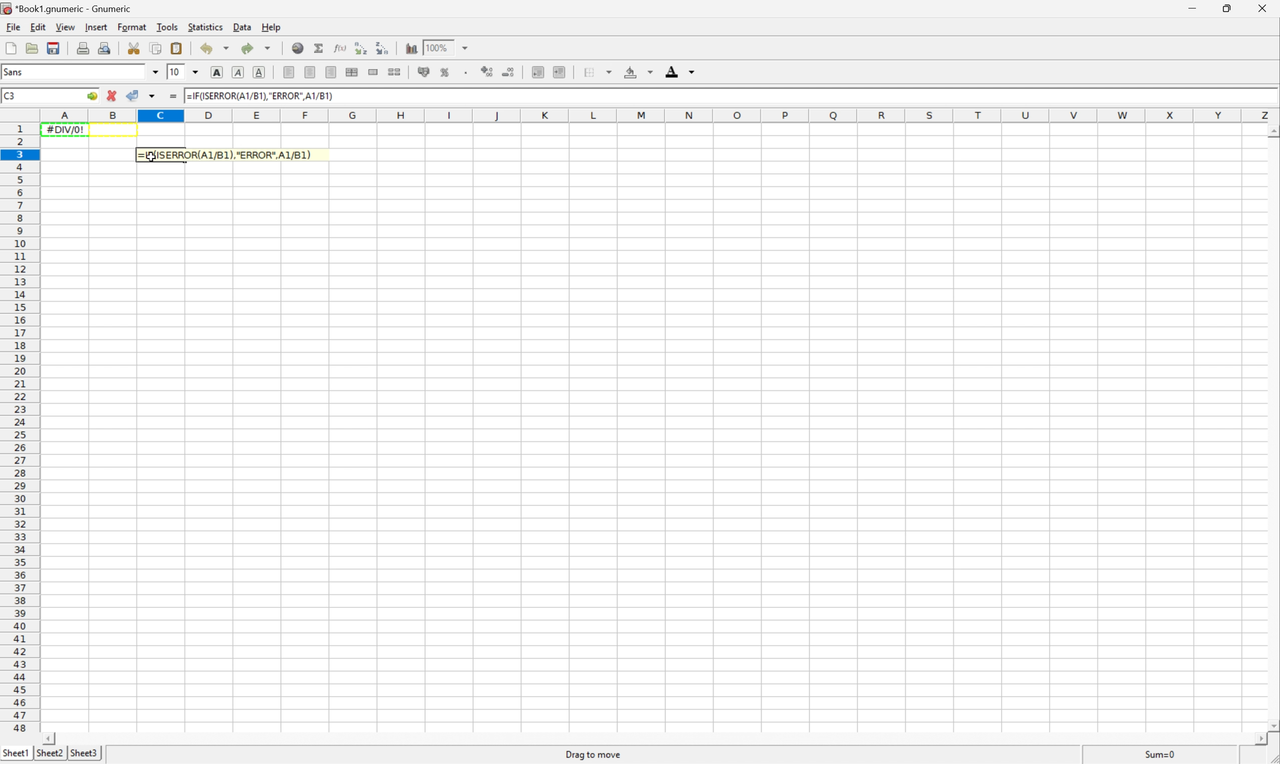 The width and height of the screenshot is (1280, 764). Describe the element at coordinates (206, 27) in the screenshot. I see `Statistics` at that location.